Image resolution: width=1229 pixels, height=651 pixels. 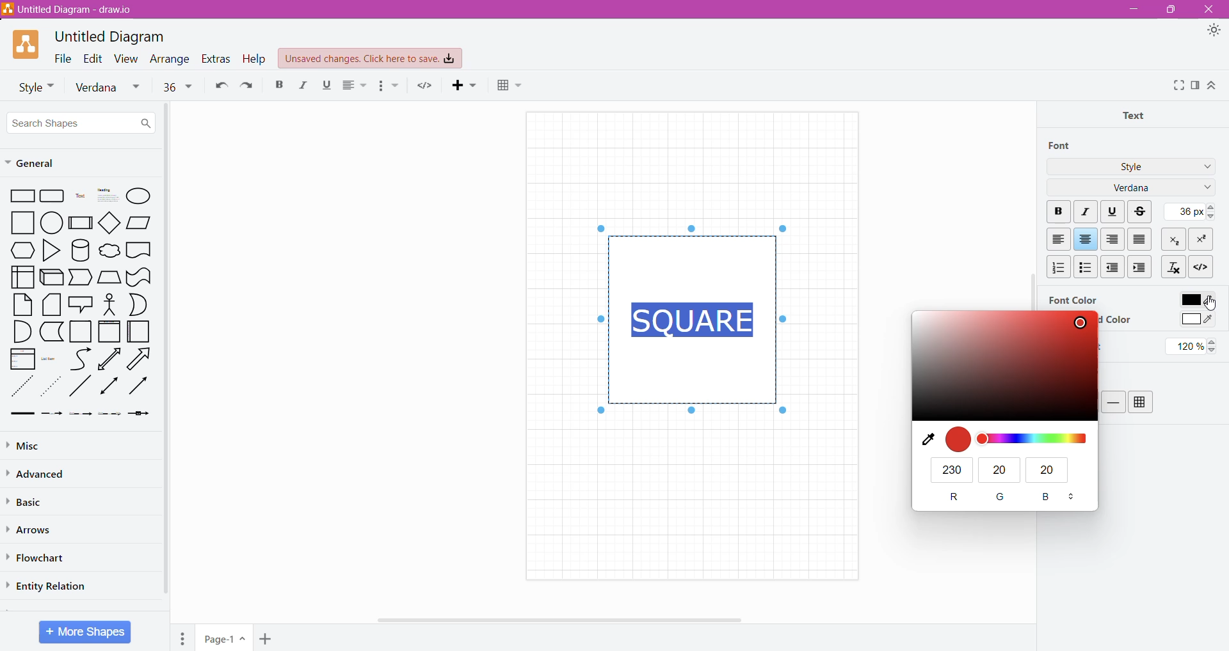 I want to click on R, so click(x=954, y=497).